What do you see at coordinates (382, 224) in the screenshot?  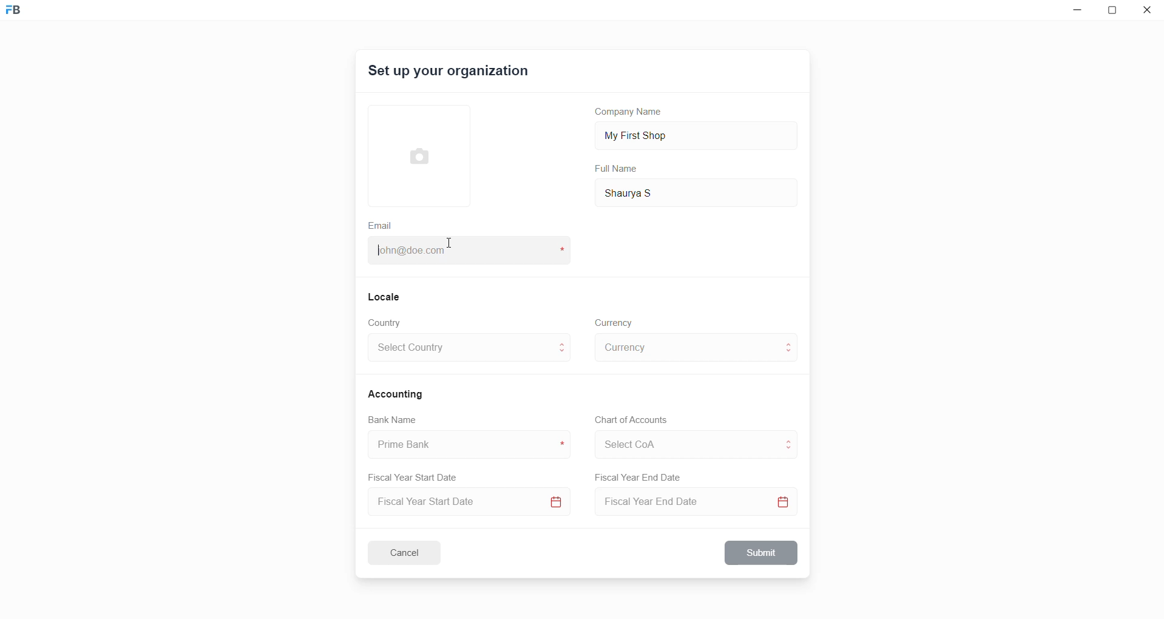 I see `Email` at bounding box center [382, 224].